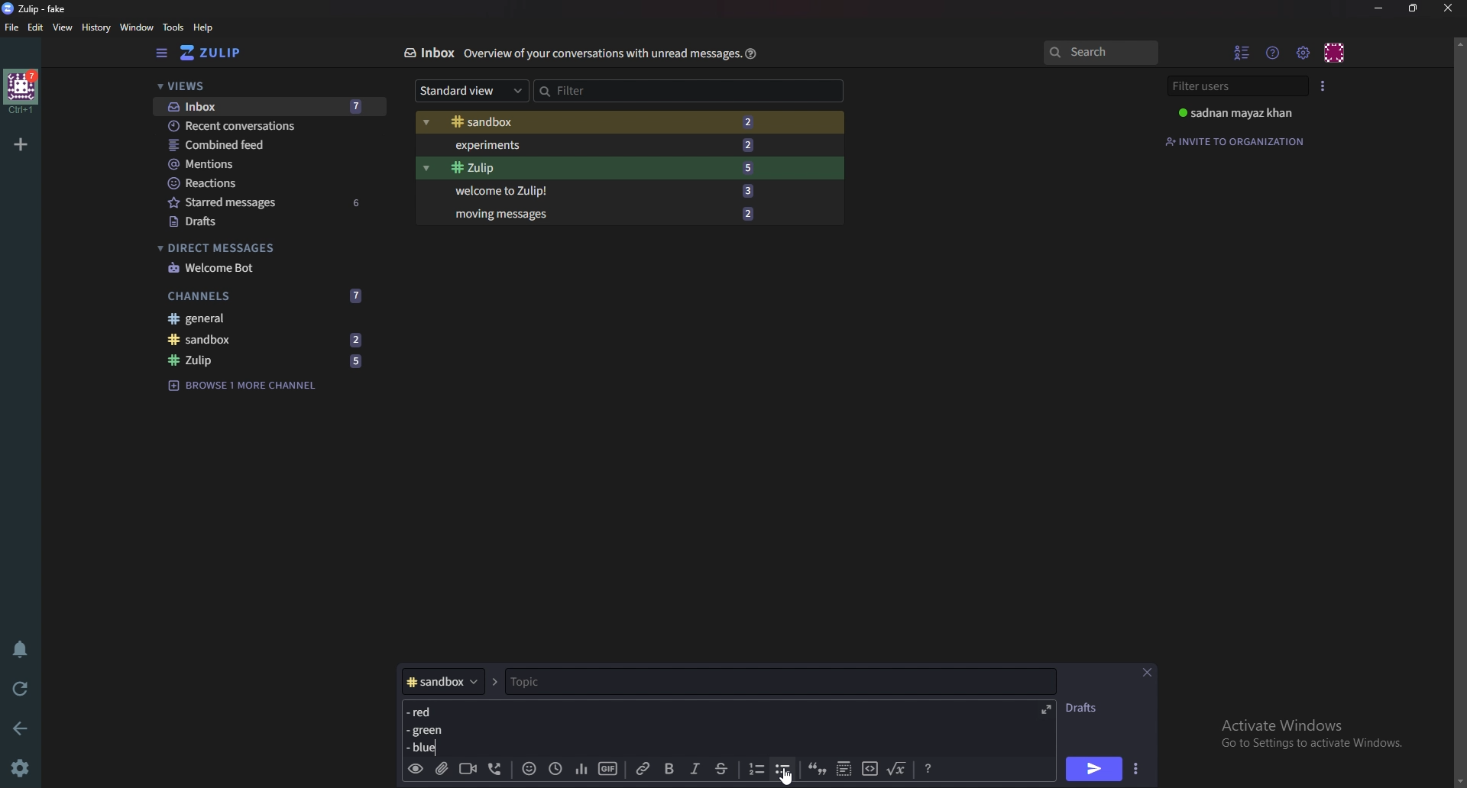 Image resolution: width=1467 pixels, height=788 pixels. Describe the element at coordinates (42, 8) in the screenshot. I see `title` at that location.